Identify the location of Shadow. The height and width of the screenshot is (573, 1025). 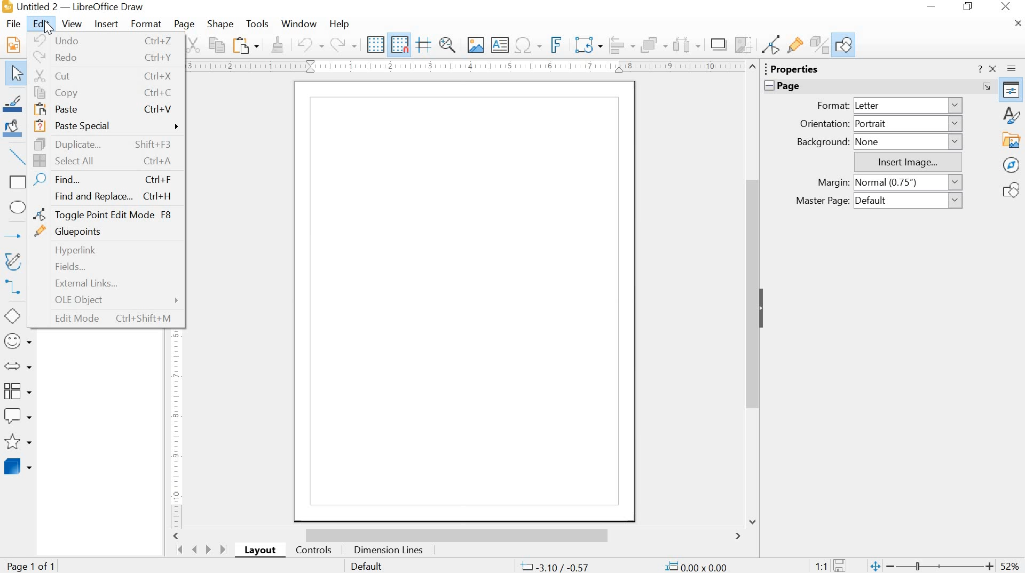
(717, 44).